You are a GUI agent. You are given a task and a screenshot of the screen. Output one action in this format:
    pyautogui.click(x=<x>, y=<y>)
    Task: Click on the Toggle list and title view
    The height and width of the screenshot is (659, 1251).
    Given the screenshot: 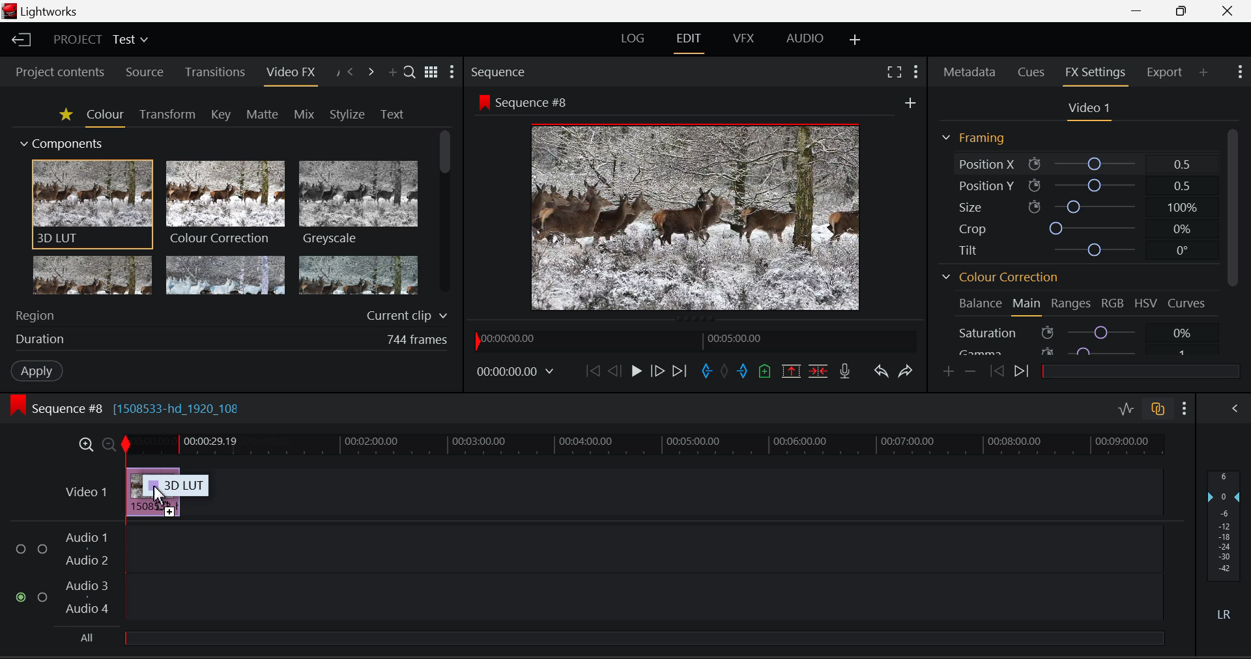 What is the action you would take?
    pyautogui.click(x=431, y=70)
    